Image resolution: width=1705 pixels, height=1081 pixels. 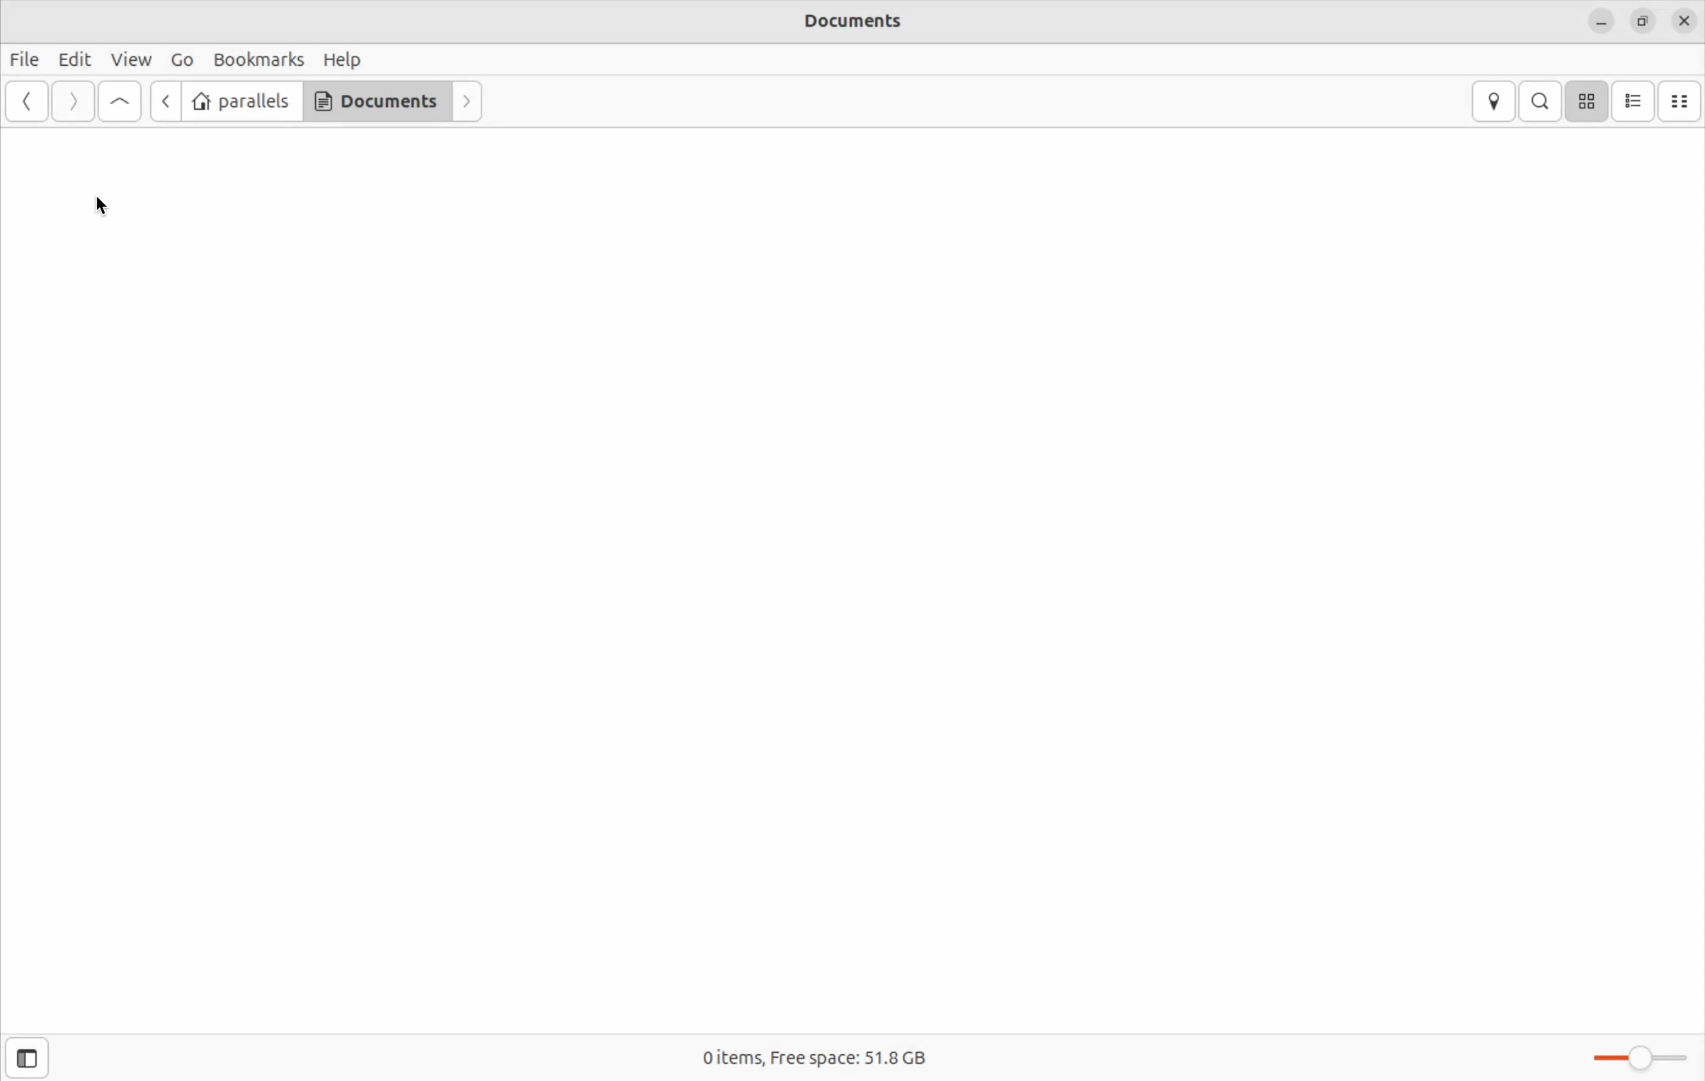 I want to click on close, so click(x=1683, y=21).